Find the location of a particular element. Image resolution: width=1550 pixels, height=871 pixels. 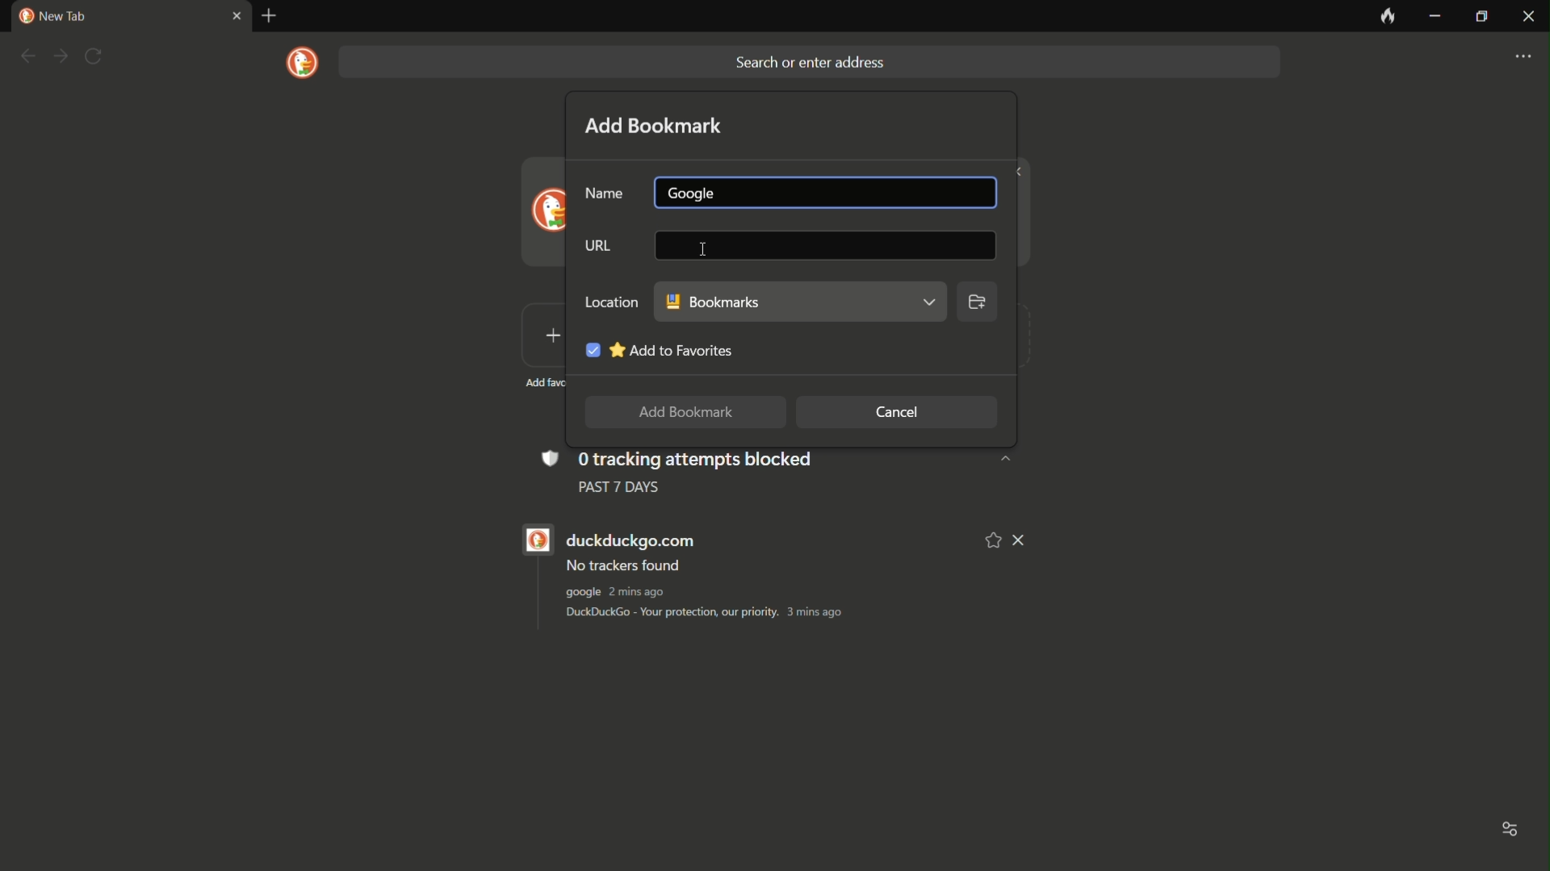

add to favorite is located at coordinates (656, 347).